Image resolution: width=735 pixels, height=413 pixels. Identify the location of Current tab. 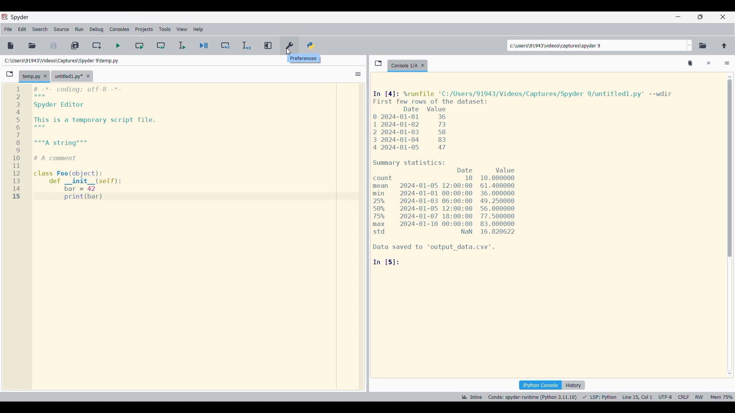
(31, 76).